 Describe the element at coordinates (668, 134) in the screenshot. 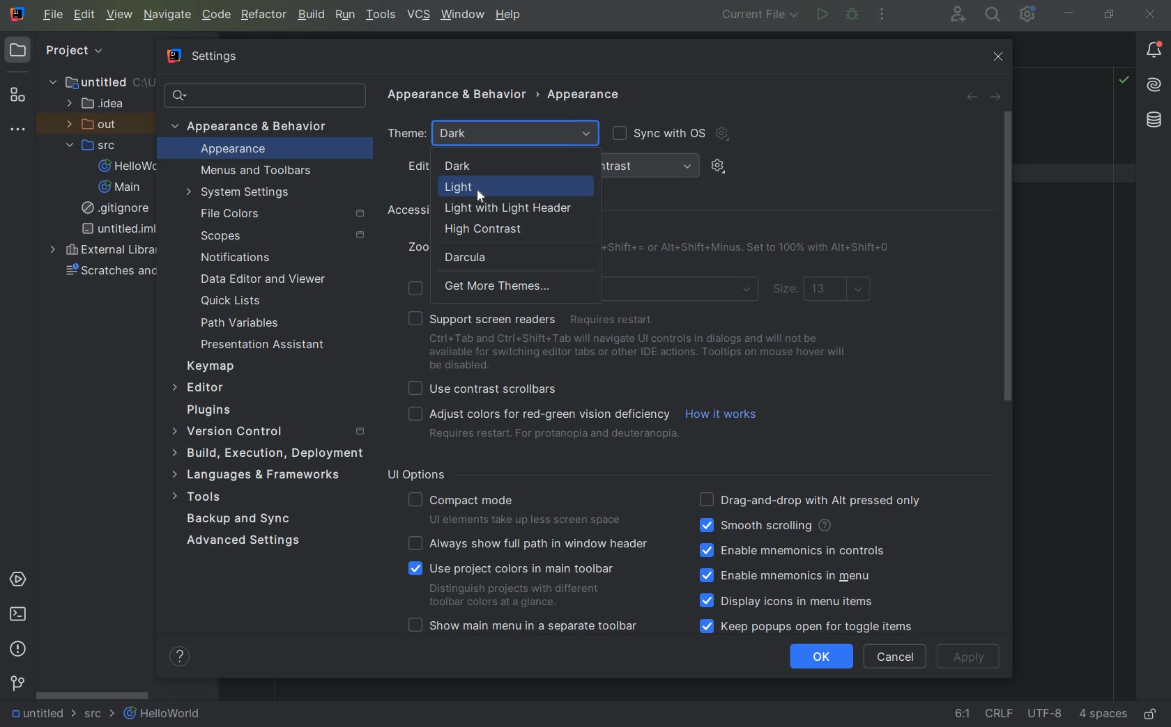

I see `Sync with OS` at that location.